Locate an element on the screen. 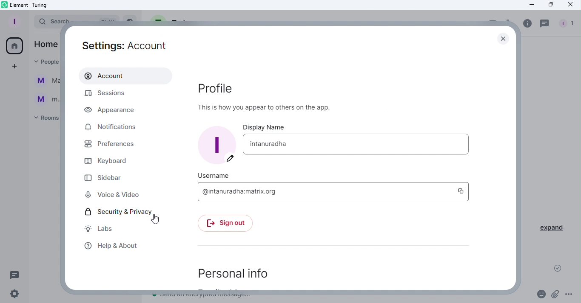 The width and height of the screenshot is (581, 303). Home is located at coordinates (46, 44).